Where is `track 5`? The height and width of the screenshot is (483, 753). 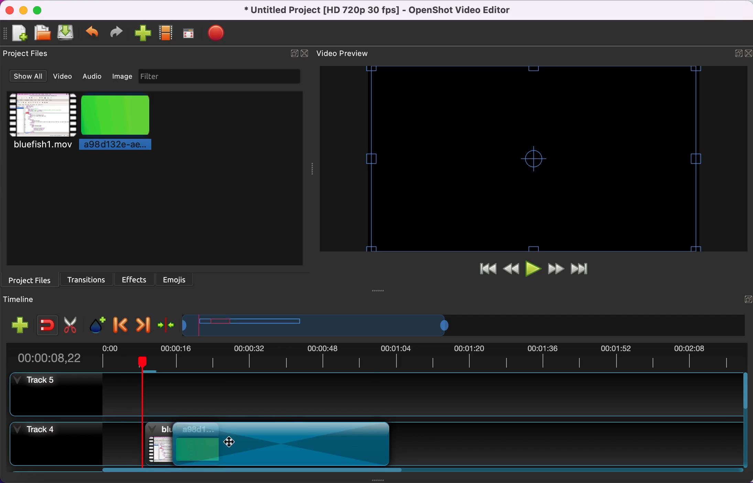 track 5 is located at coordinates (380, 394).